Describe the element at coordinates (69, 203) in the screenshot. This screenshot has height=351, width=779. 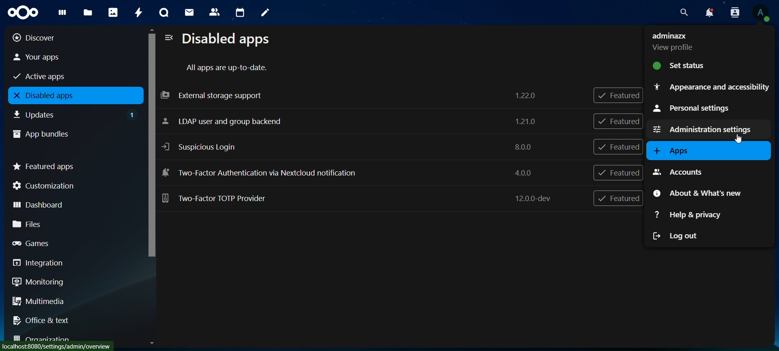
I see `dashboard` at that location.